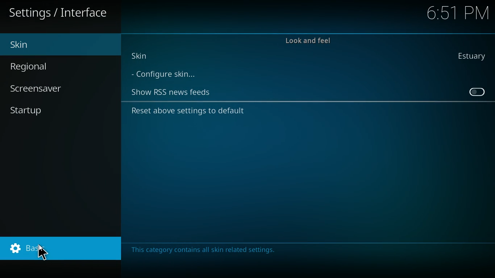  Describe the element at coordinates (457, 13) in the screenshot. I see `time` at that location.